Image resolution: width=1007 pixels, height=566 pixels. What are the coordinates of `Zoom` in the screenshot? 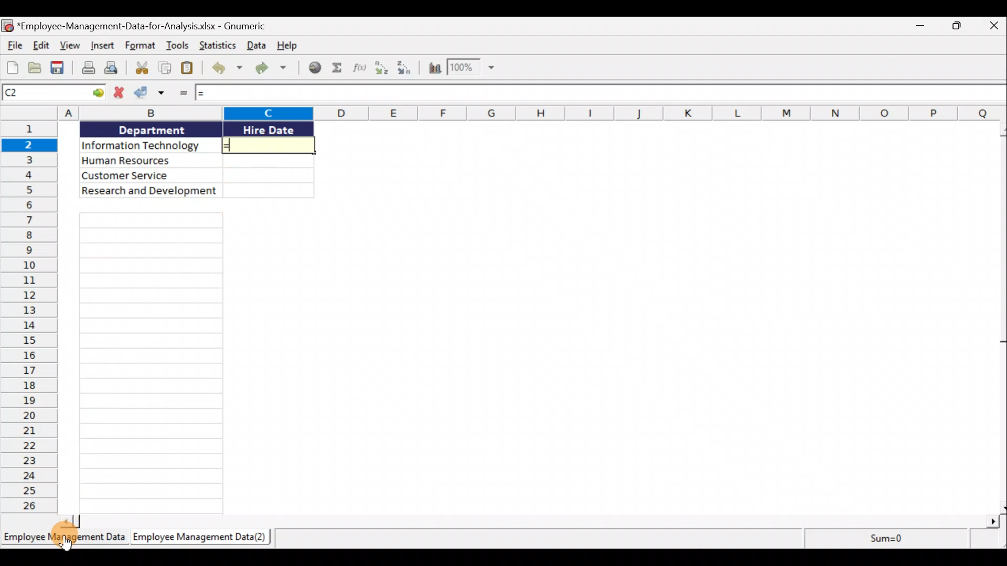 It's located at (473, 68).